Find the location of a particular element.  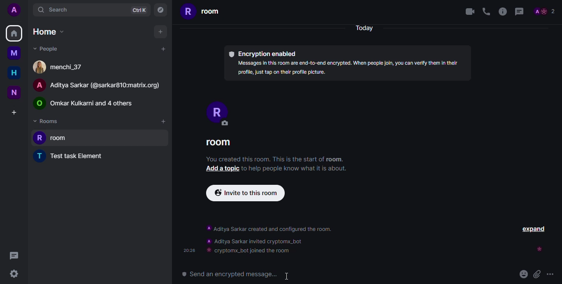

threads is located at coordinates (523, 11).